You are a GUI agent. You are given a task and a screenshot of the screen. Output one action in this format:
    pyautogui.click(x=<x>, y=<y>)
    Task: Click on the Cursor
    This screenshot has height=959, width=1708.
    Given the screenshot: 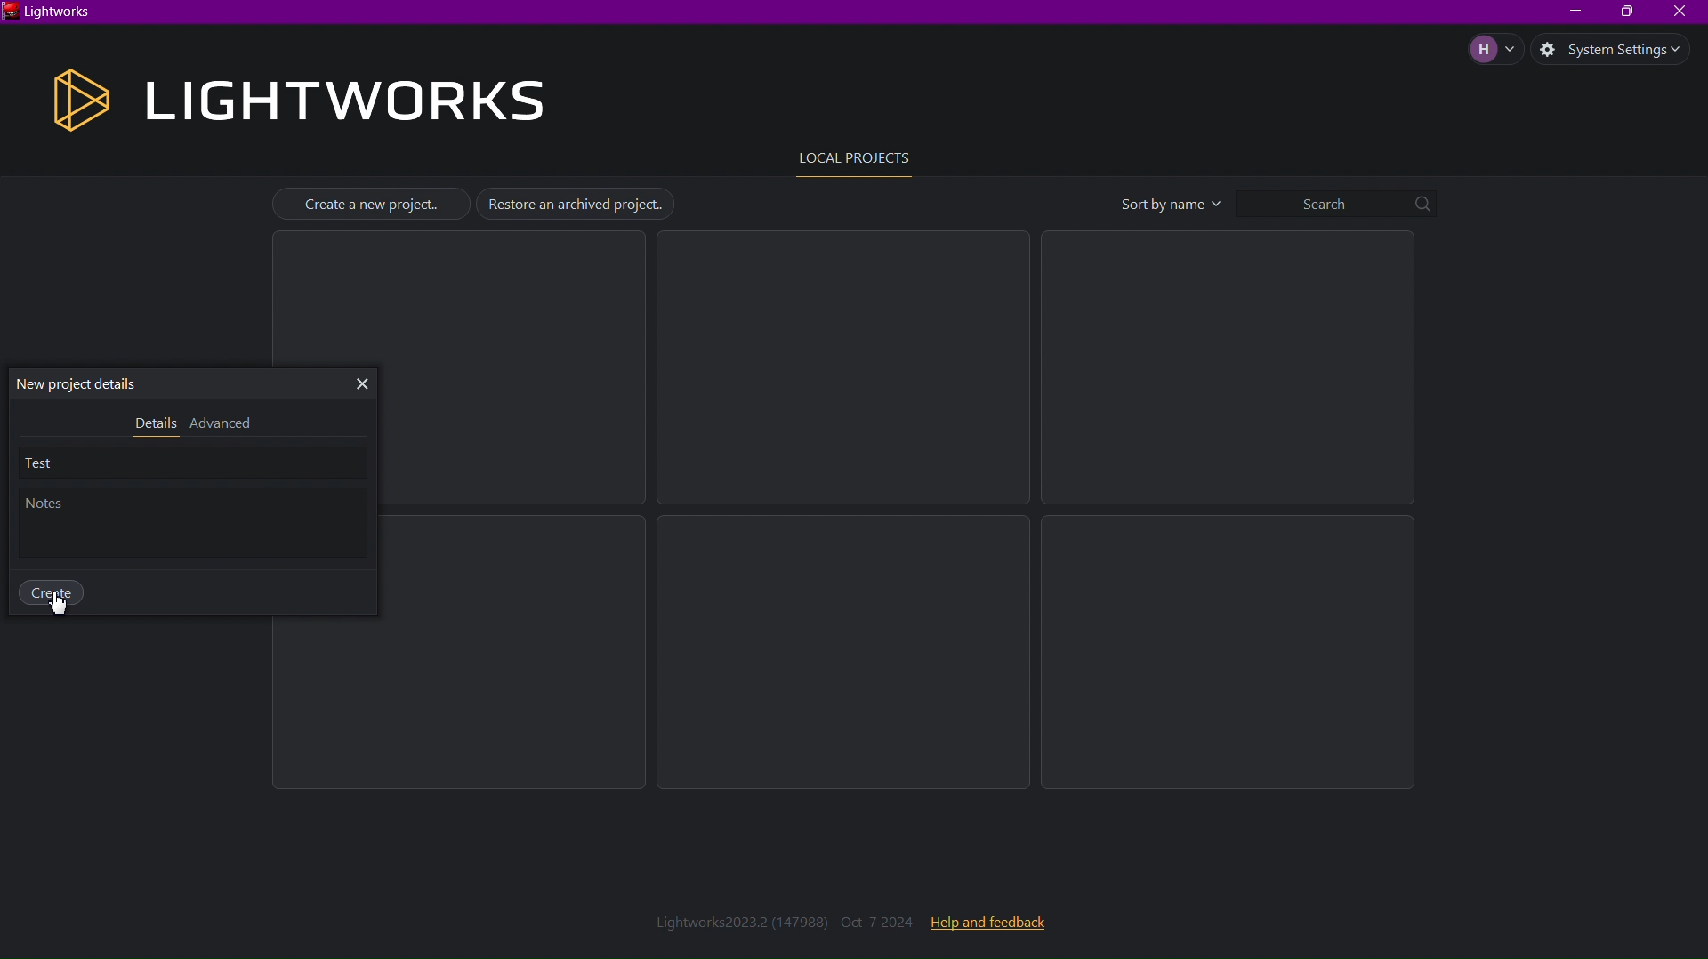 What is the action you would take?
    pyautogui.click(x=60, y=599)
    